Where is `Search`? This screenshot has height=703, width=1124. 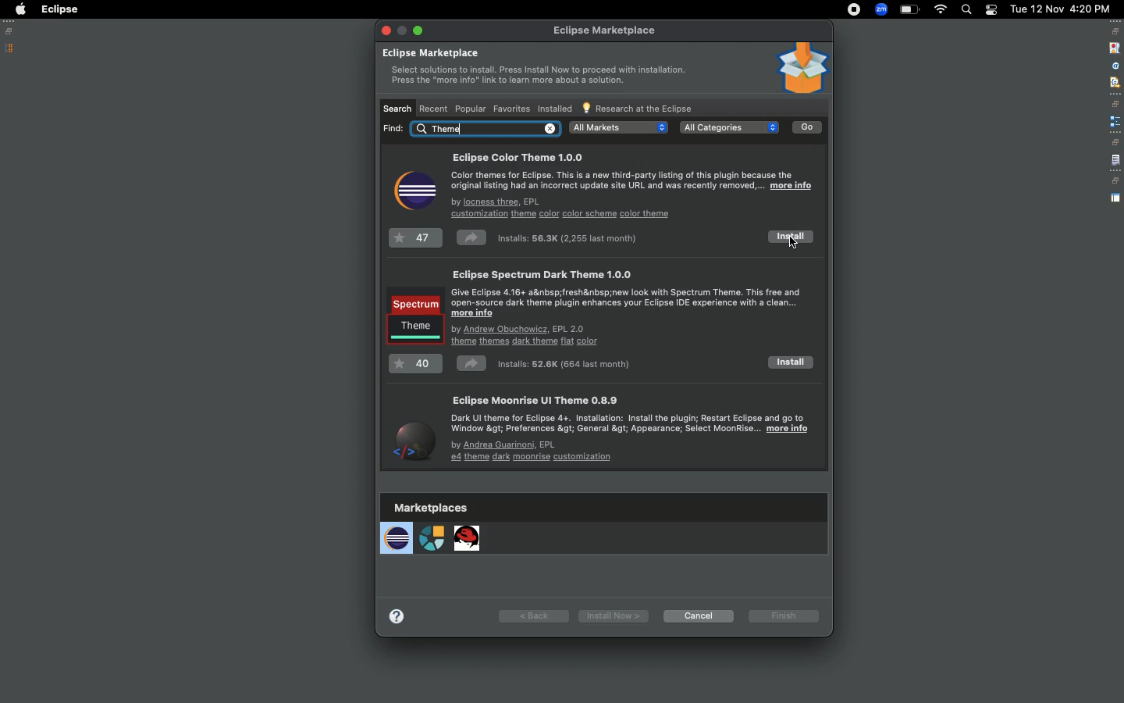 Search is located at coordinates (397, 108).